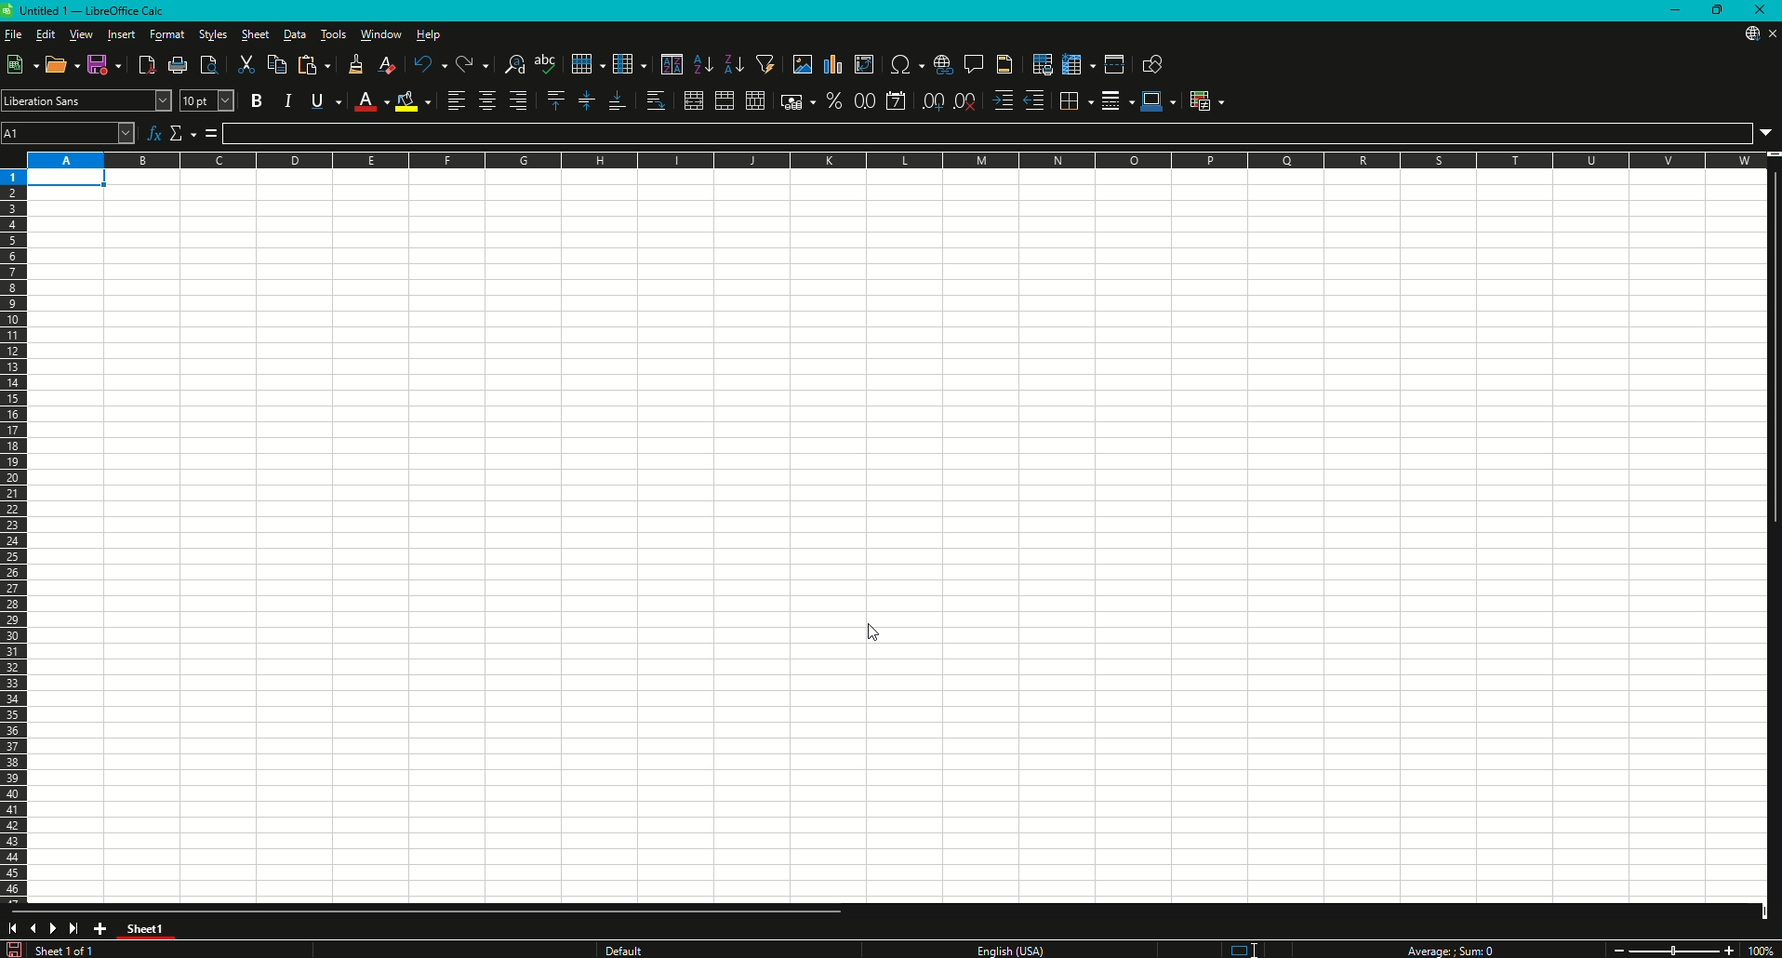  I want to click on Selected cell, so click(67, 178).